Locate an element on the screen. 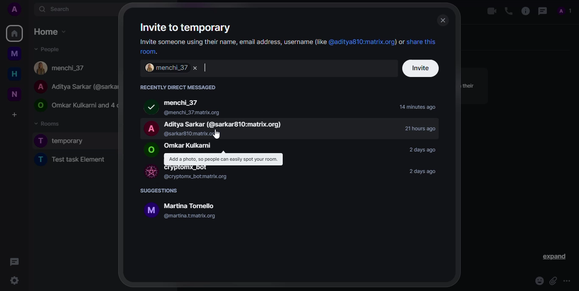 This screenshot has width=579, height=291. profile is located at coordinates (14, 9).